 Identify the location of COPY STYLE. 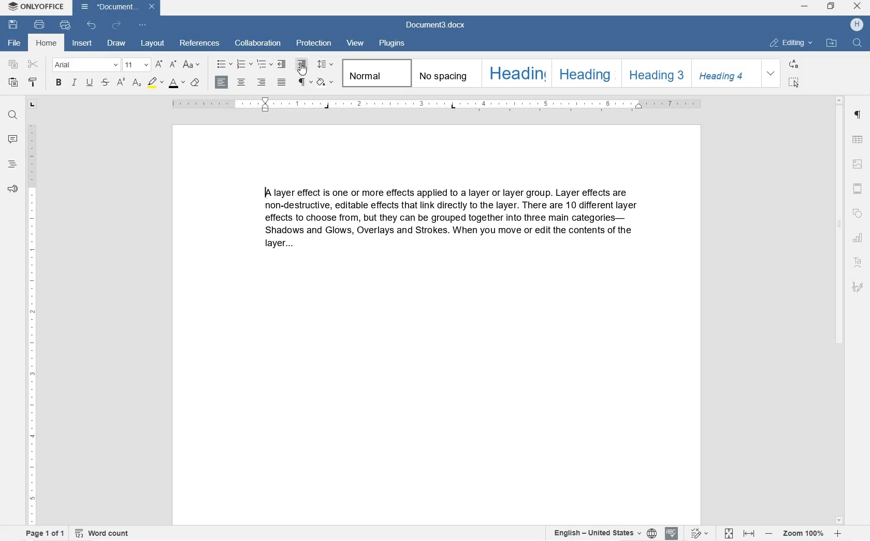
(33, 82).